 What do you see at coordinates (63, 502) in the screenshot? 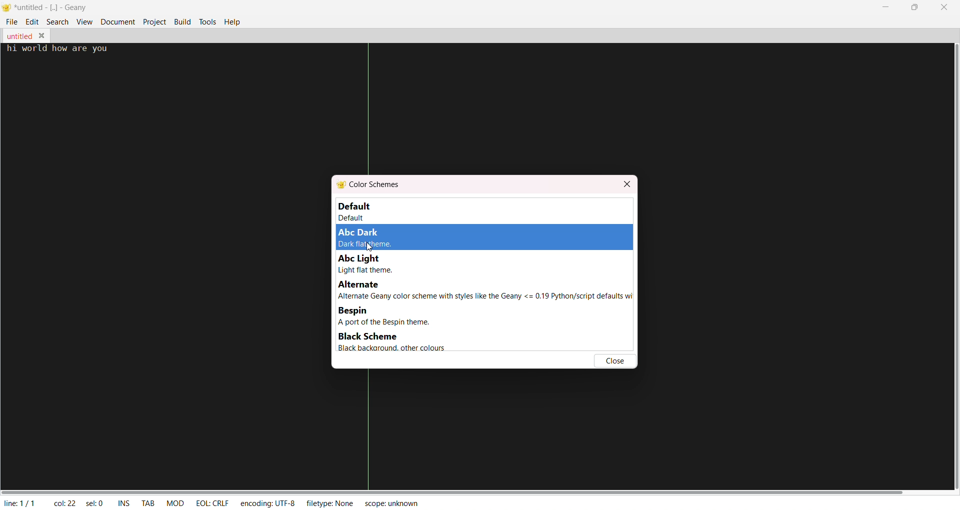
I see `column` at bounding box center [63, 502].